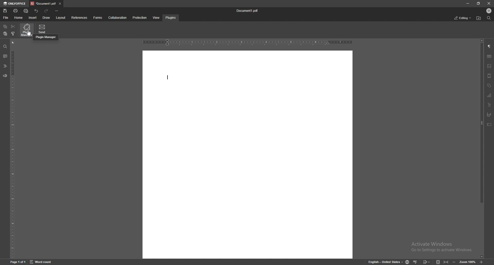 The height and width of the screenshot is (265, 494). I want to click on forms, so click(98, 17).